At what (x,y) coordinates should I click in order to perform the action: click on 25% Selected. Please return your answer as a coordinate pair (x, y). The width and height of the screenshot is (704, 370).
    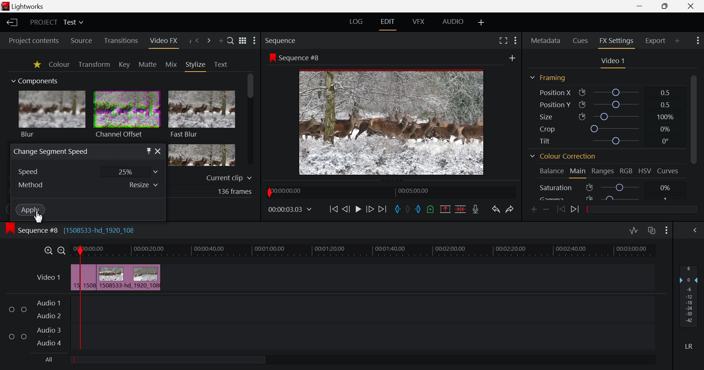
    Looking at the image, I should click on (129, 171).